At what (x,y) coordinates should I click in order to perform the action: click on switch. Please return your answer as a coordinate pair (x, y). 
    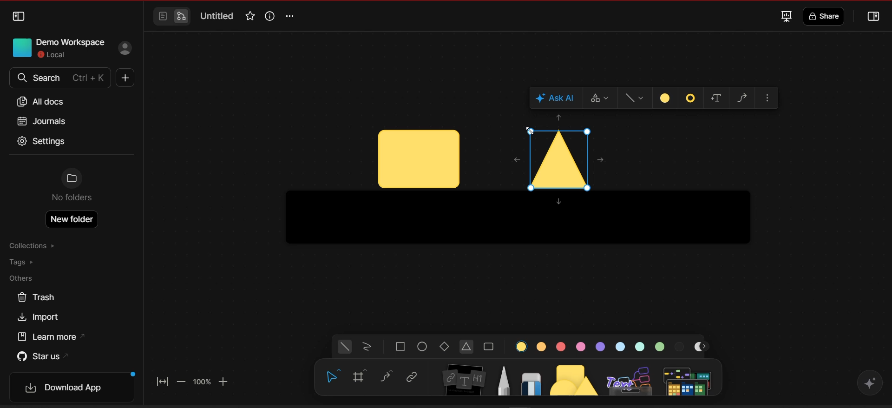
    Looking at the image, I should click on (171, 17).